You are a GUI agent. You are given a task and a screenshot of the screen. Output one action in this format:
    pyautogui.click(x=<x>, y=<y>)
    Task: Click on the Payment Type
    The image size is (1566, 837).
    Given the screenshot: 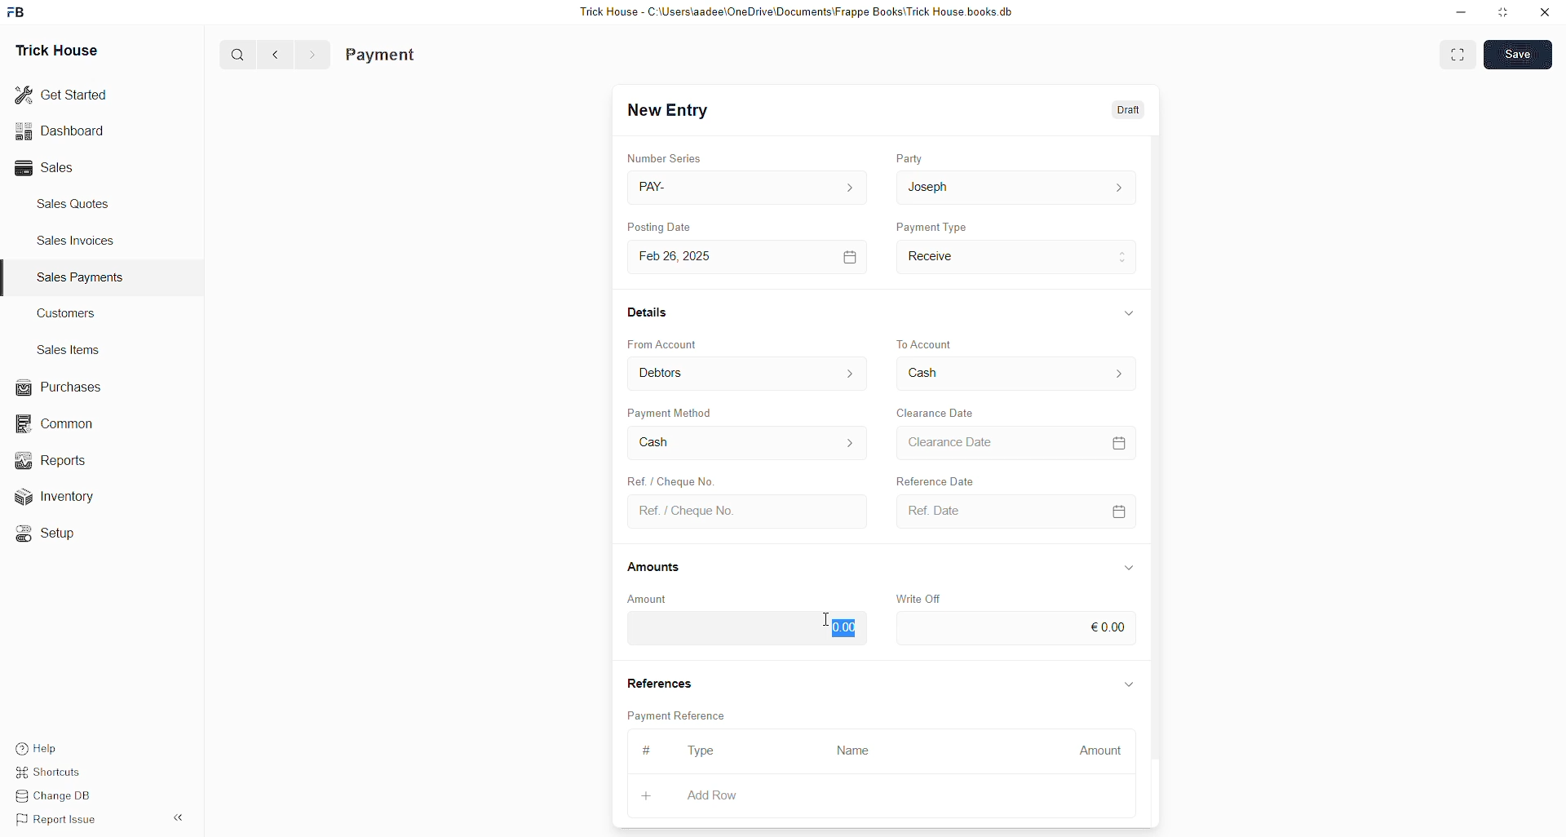 What is the action you would take?
    pyautogui.click(x=1017, y=258)
    